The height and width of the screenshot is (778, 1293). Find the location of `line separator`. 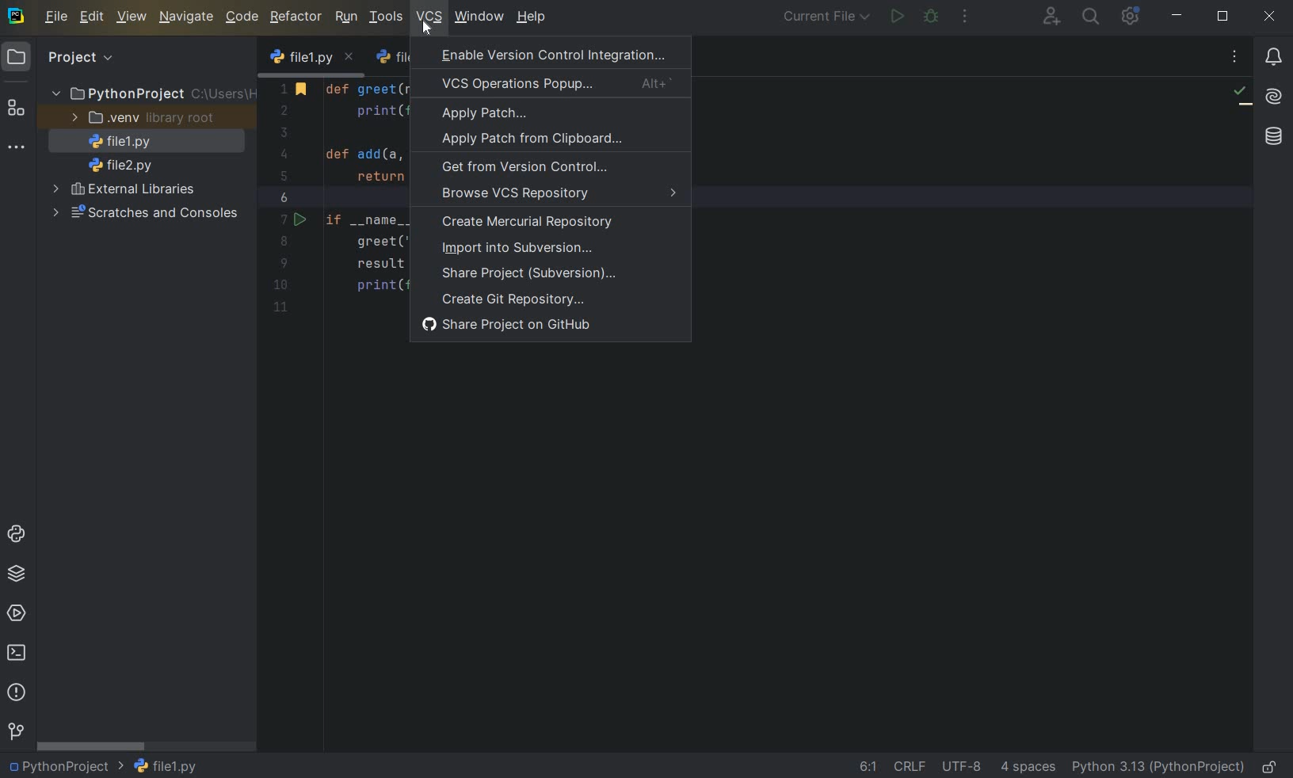

line separator is located at coordinates (910, 765).